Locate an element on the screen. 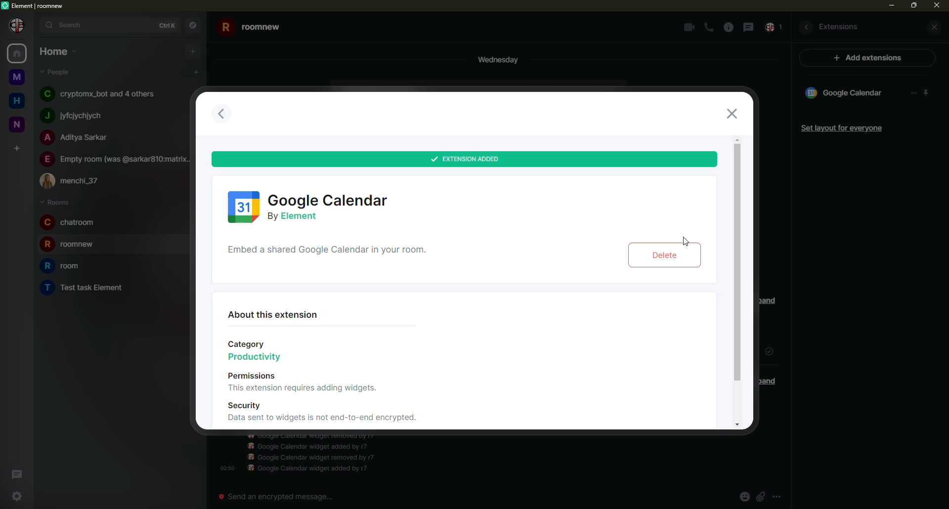 The height and width of the screenshot is (509, 949). people is located at coordinates (116, 159).